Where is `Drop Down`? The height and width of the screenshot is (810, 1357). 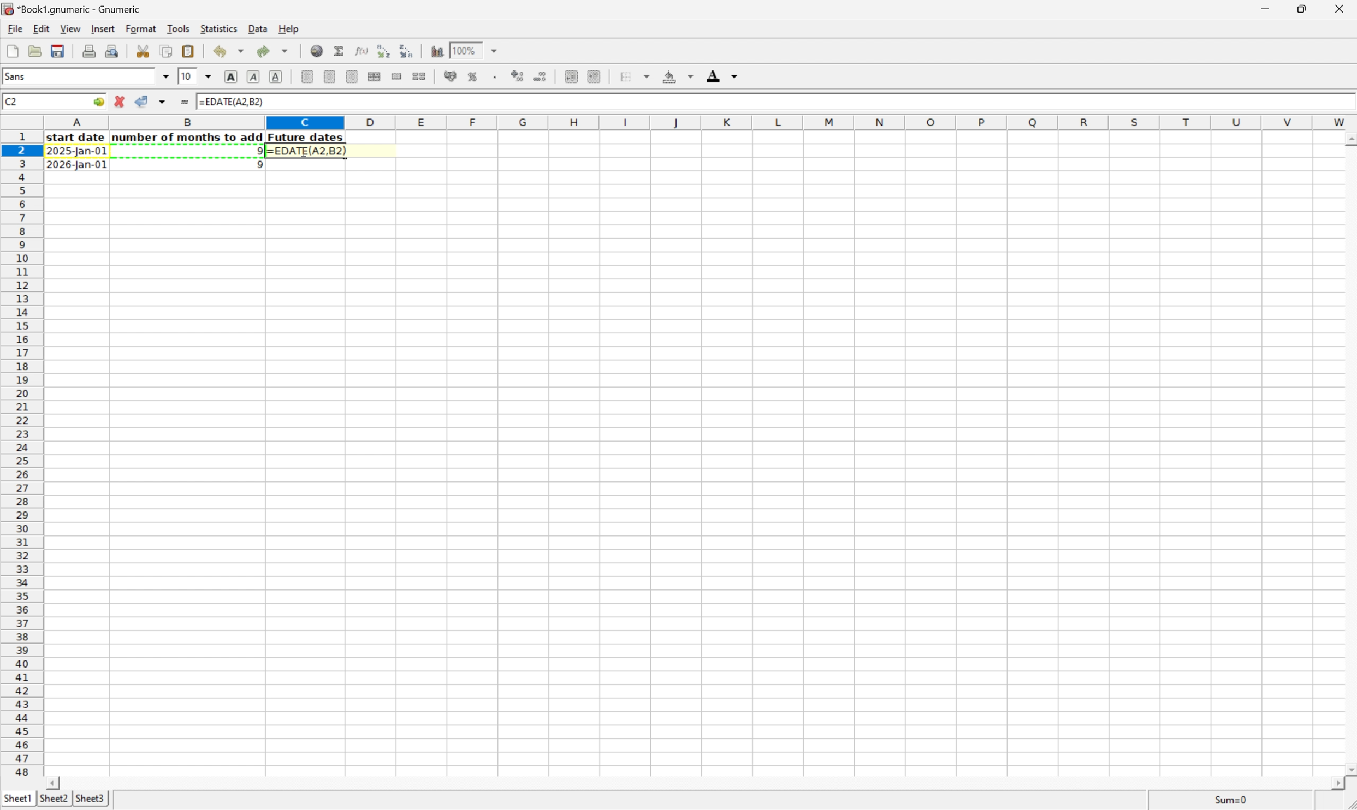
Drop Down is located at coordinates (167, 76).